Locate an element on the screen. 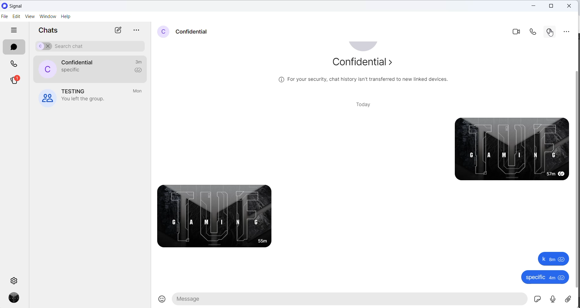  chats heading is located at coordinates (51, 32).